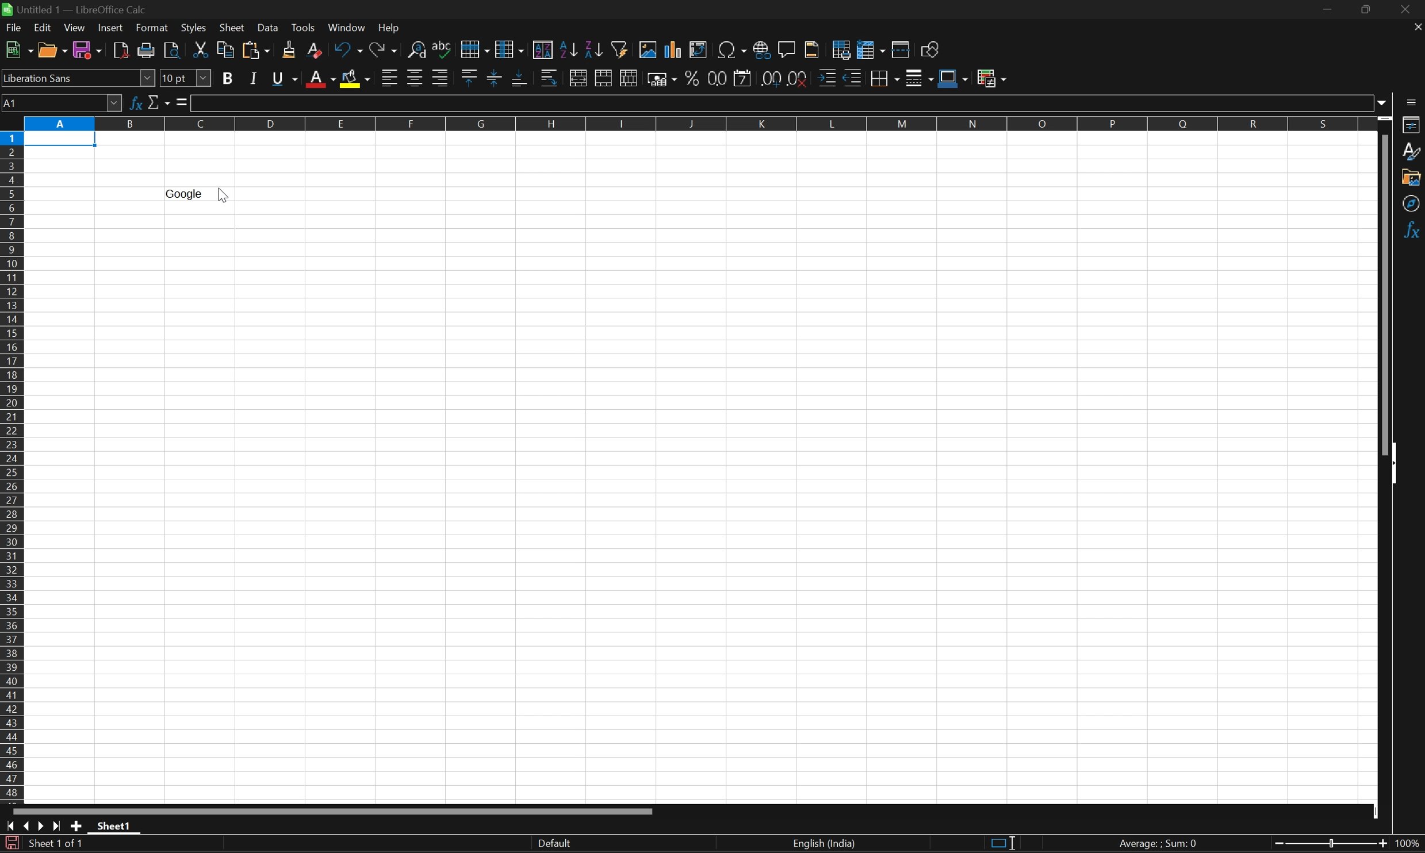  I want to click on Navigator, so click(1412, 204).